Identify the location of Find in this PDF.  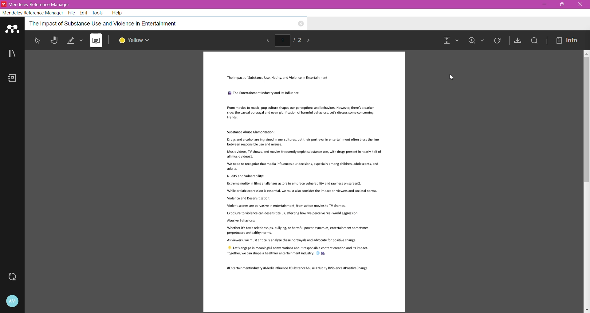
(534, 41).